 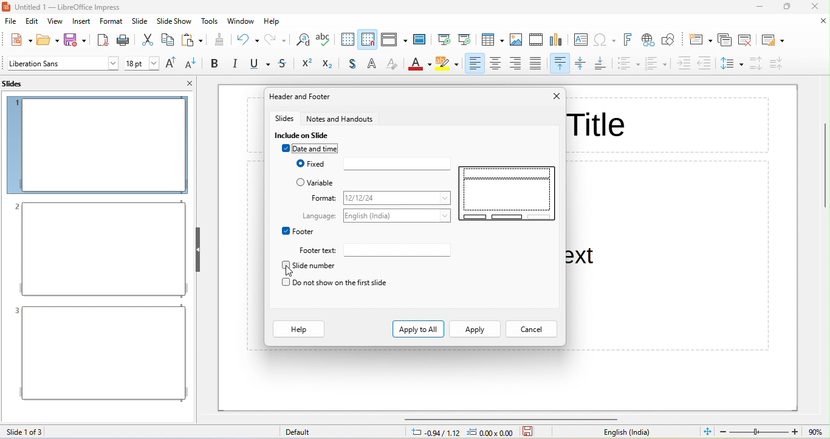 What do you see at coordinates (444, 37) in the screenshot?
I see `first slide ` at bounding box center [444, 37].